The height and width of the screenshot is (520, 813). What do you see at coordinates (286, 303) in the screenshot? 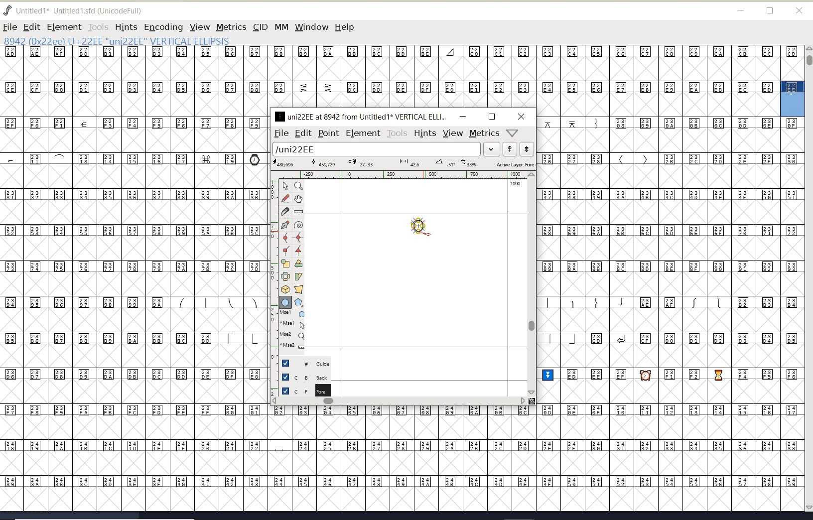
I see `rectangle or ellipse` at bounding box center [286, 303].